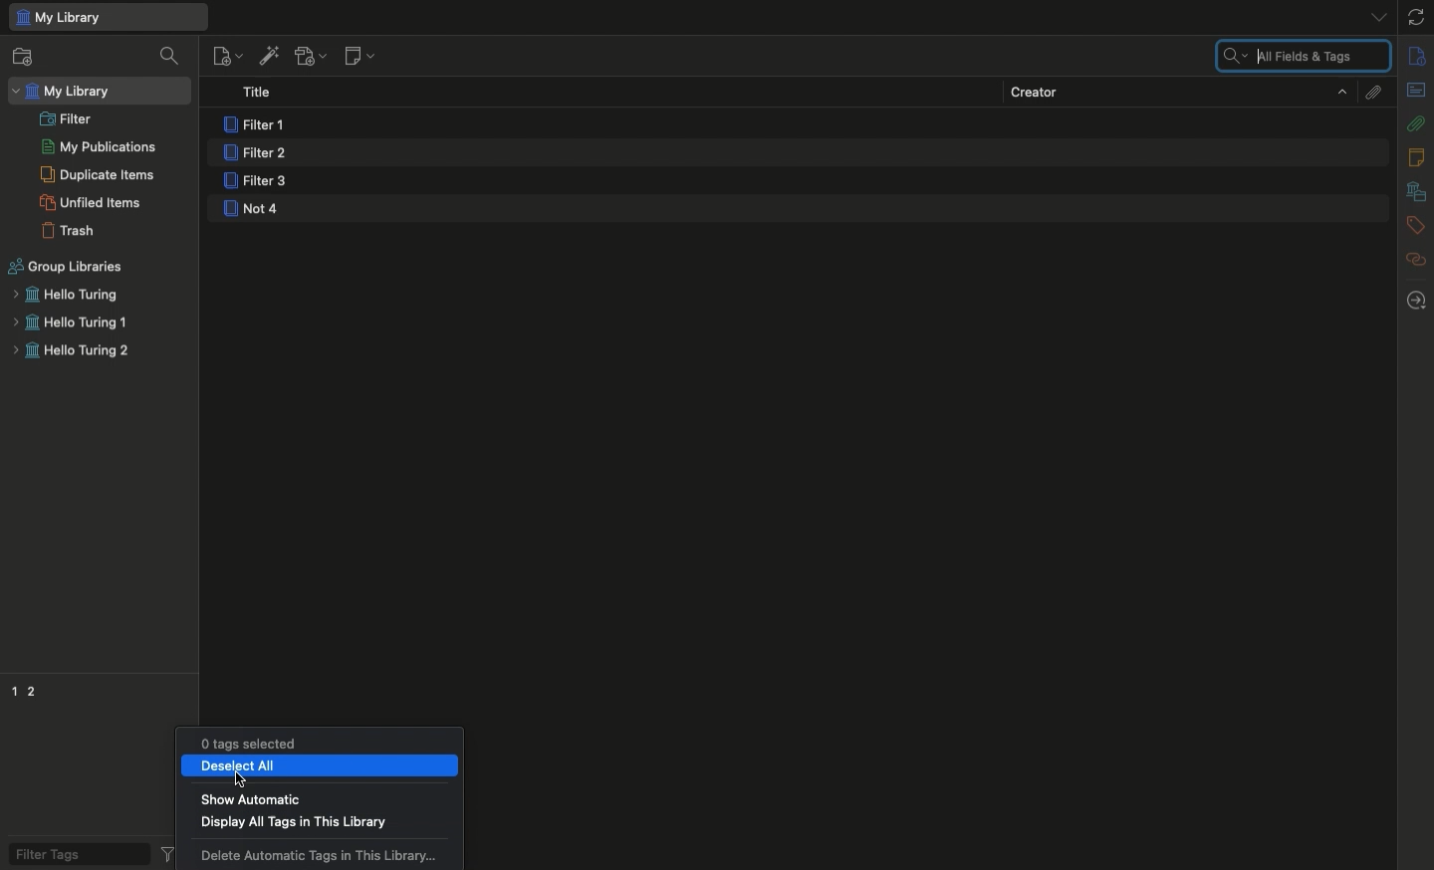 Image resolution: width=1434 pixels, height=870 pixels. I want to click on Add attachment, so click(309, 58).